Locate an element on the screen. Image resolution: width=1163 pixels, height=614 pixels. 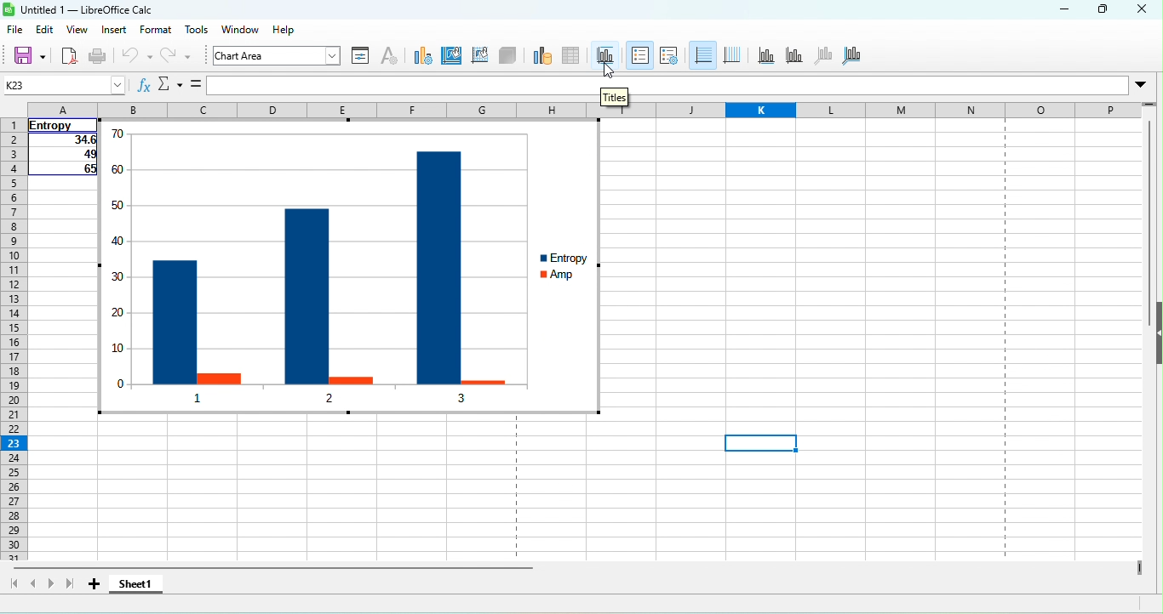
scroll to last sheet is located at coordinates (70, 584).